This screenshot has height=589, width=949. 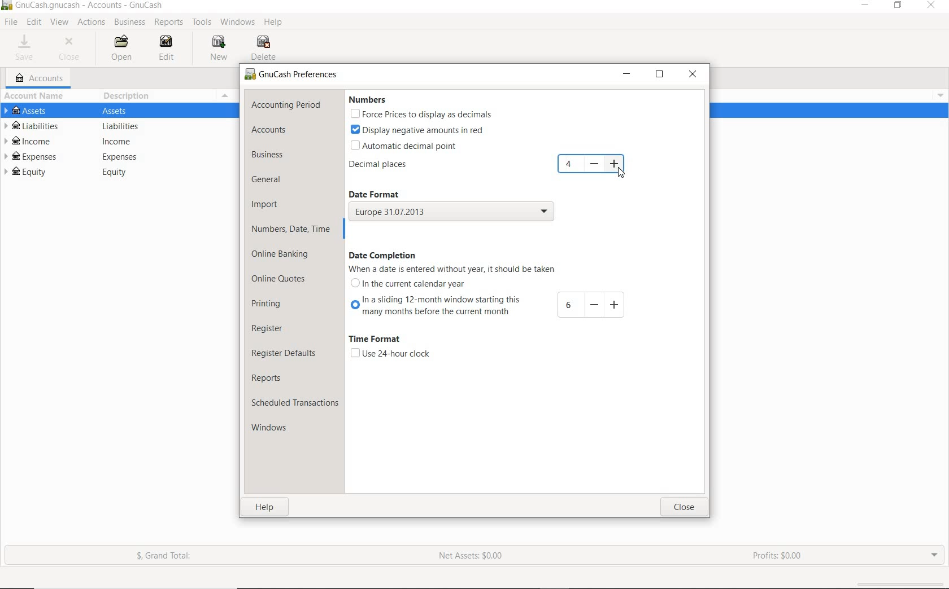 What do you see at coordinates (286, 256) in the screenshot?
I see `online banking` at bounding box center [286, 256].